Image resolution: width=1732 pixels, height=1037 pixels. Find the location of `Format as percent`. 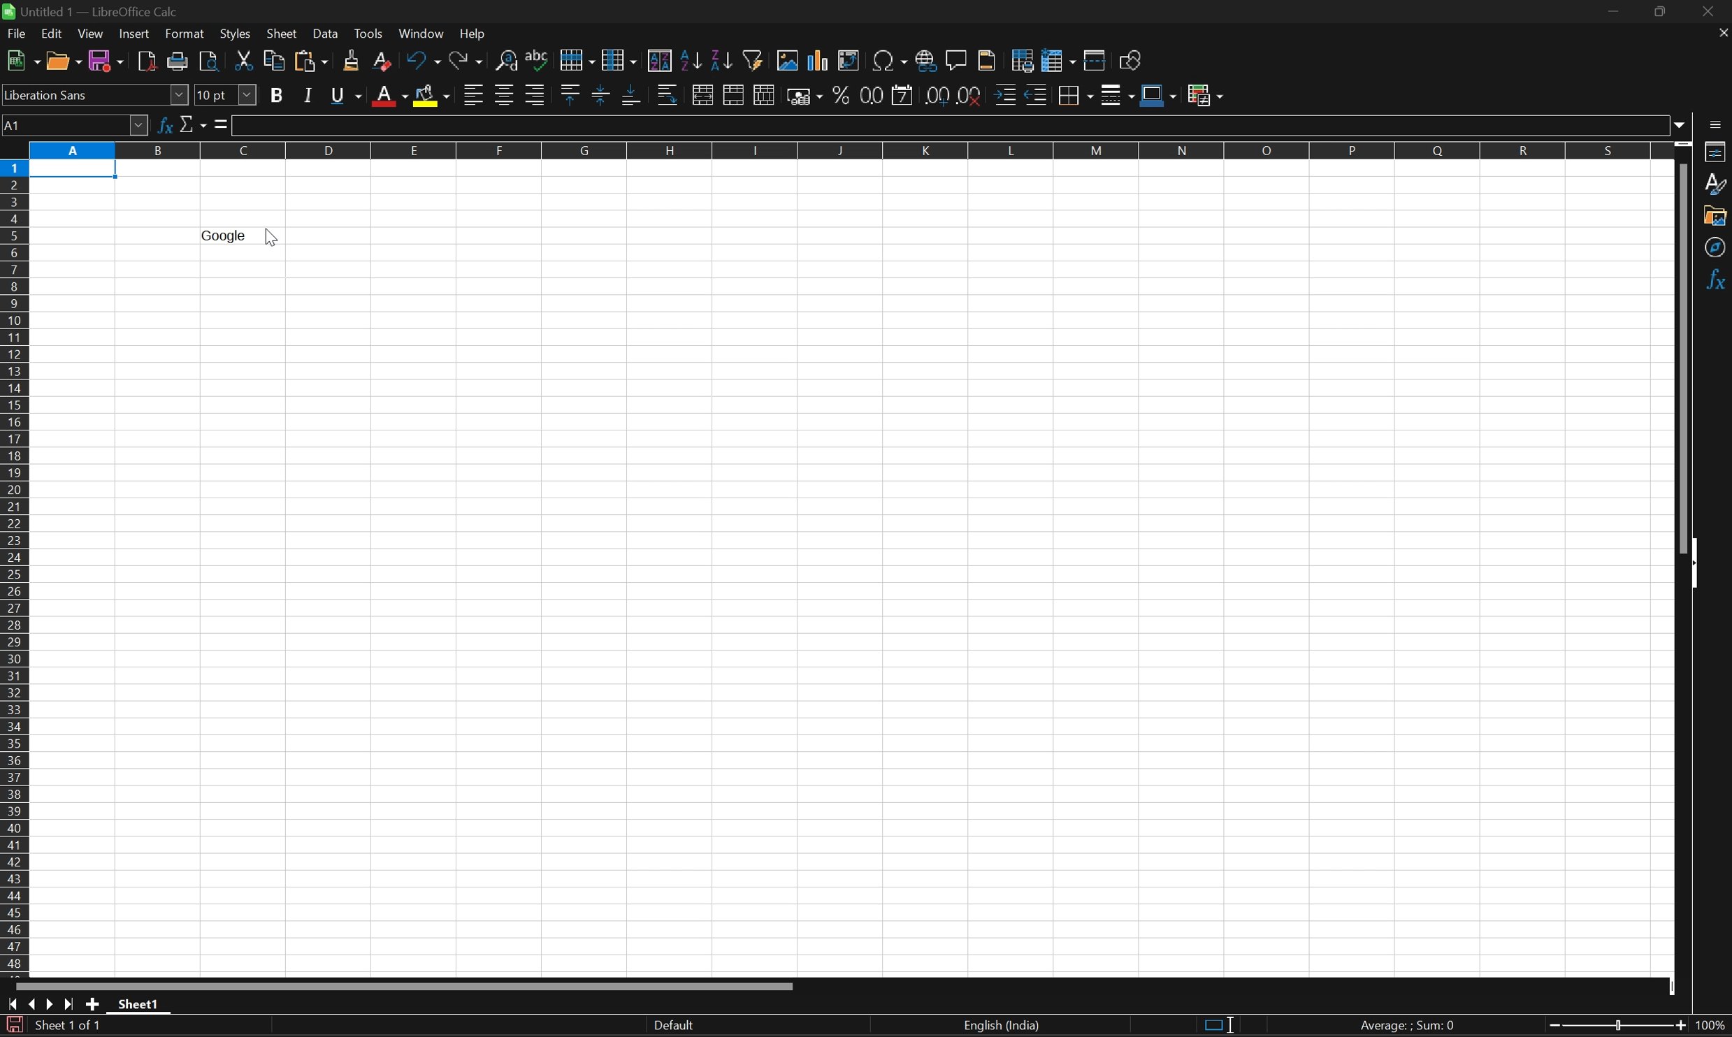

Format as percent is located at coordinates (842, 94).